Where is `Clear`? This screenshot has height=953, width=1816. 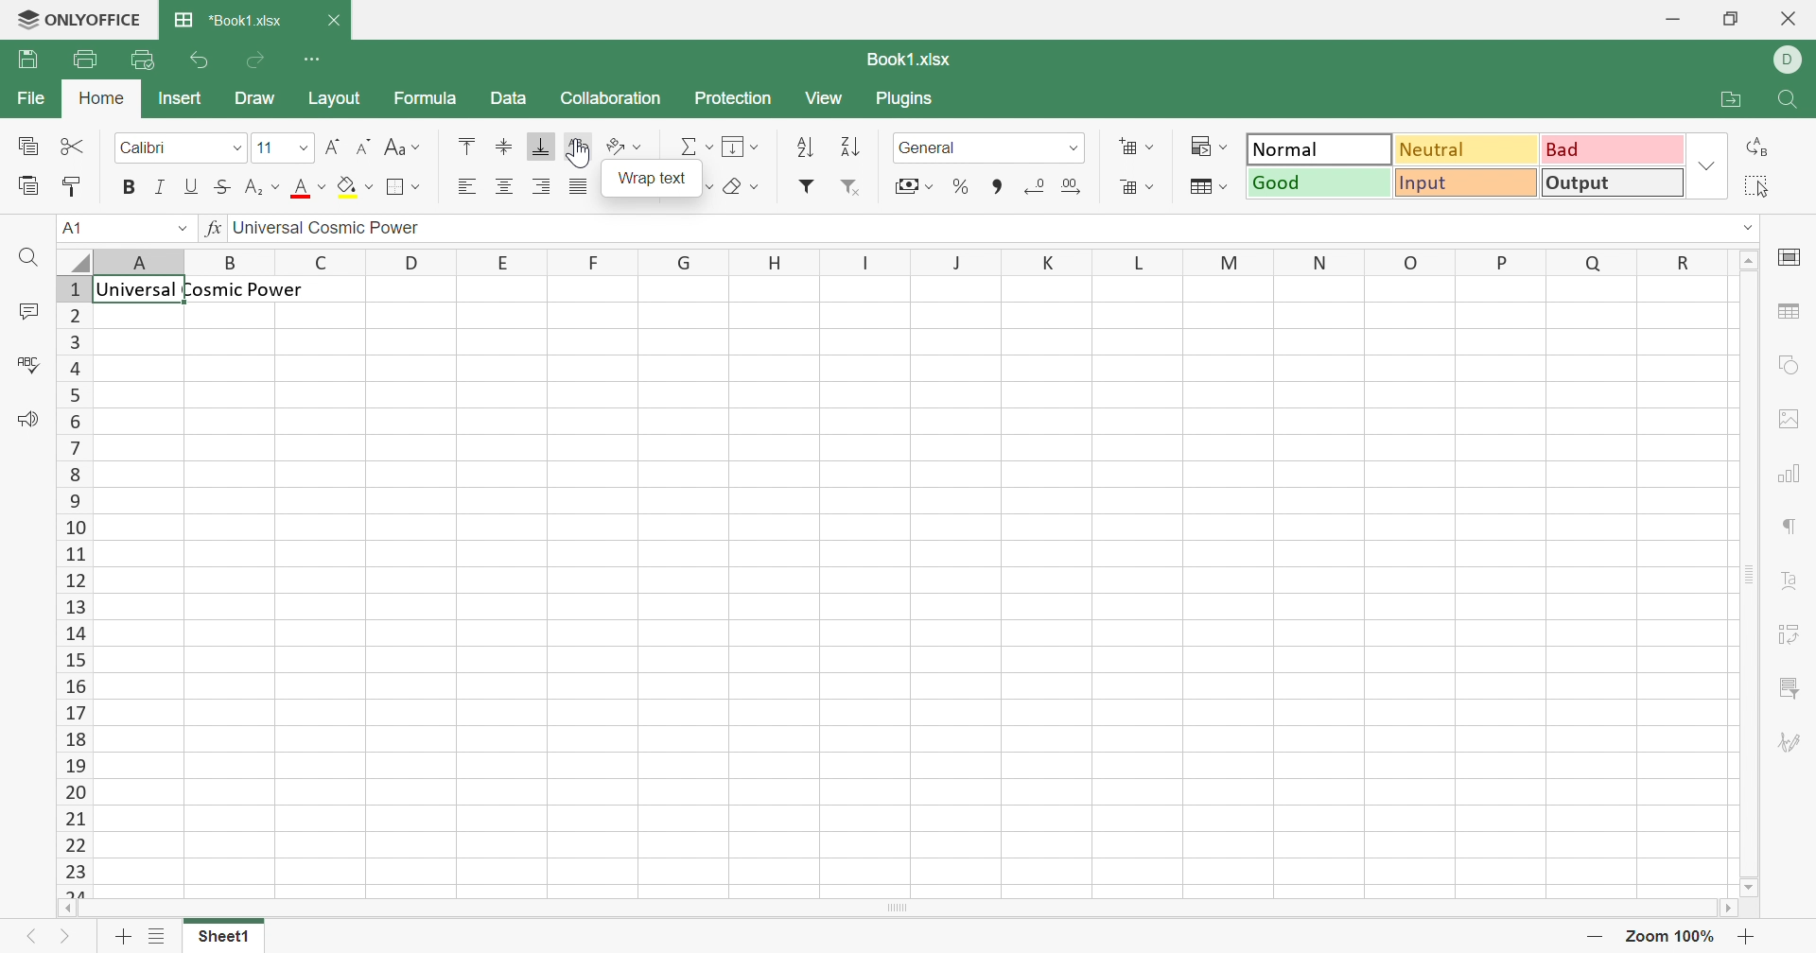
Clear is located at coordinates (740, 189).